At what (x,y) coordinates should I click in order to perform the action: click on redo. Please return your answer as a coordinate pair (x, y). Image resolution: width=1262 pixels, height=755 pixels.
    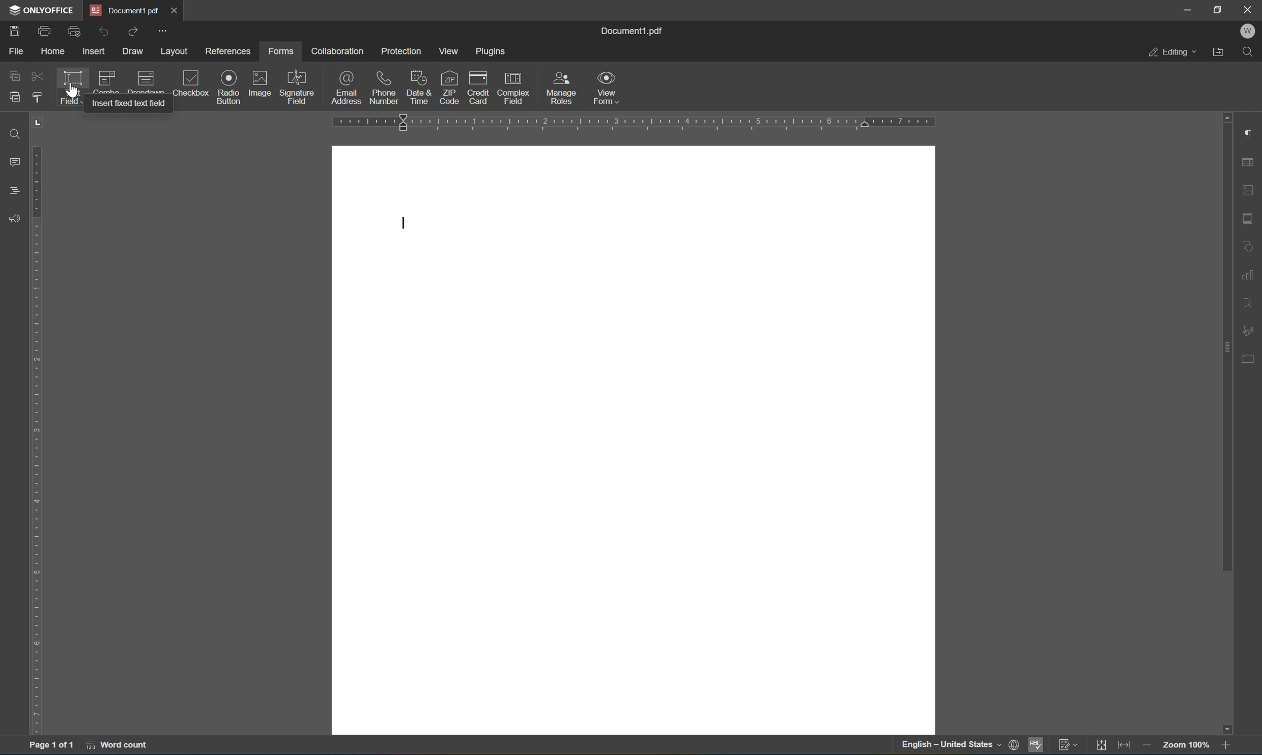
    Looking at the image, I should click on (131, 32).